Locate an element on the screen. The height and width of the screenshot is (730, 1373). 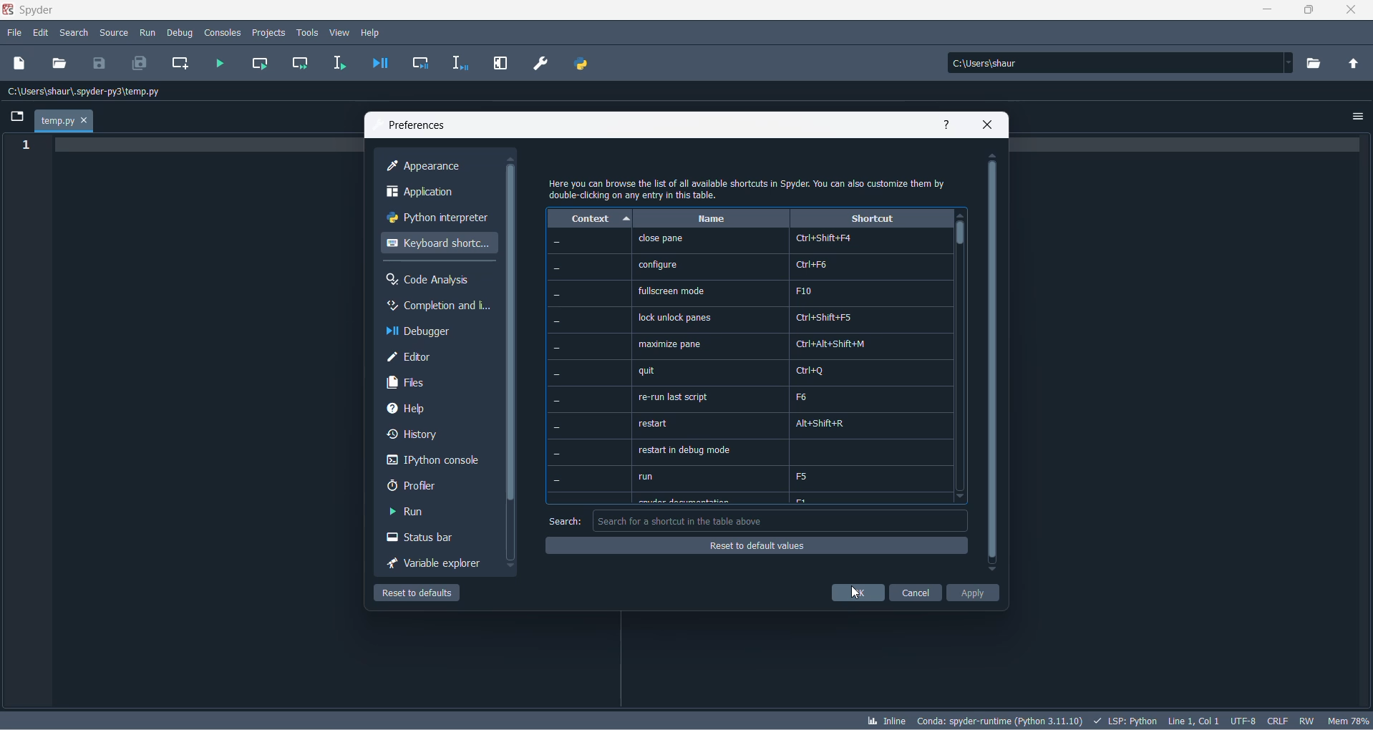
code analysis is located at coordinates (435, 280).